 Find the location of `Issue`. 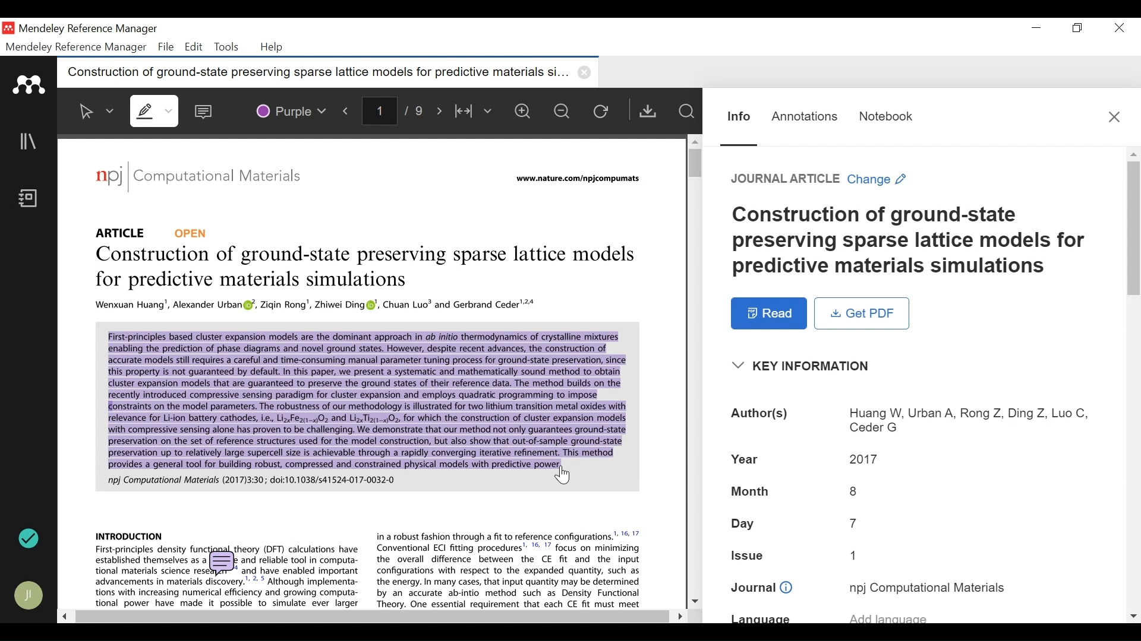

Issue is located at coordinates (858, 554).